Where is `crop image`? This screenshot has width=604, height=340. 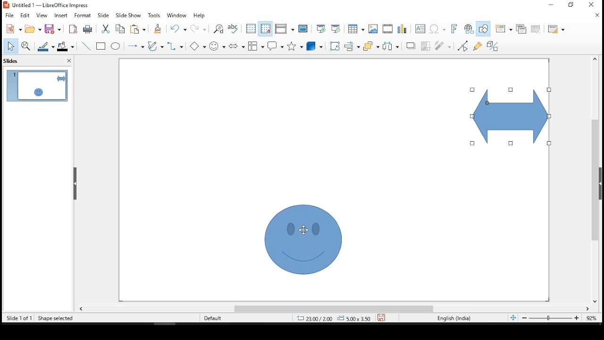 crop image is located at coordinates (424, 45).